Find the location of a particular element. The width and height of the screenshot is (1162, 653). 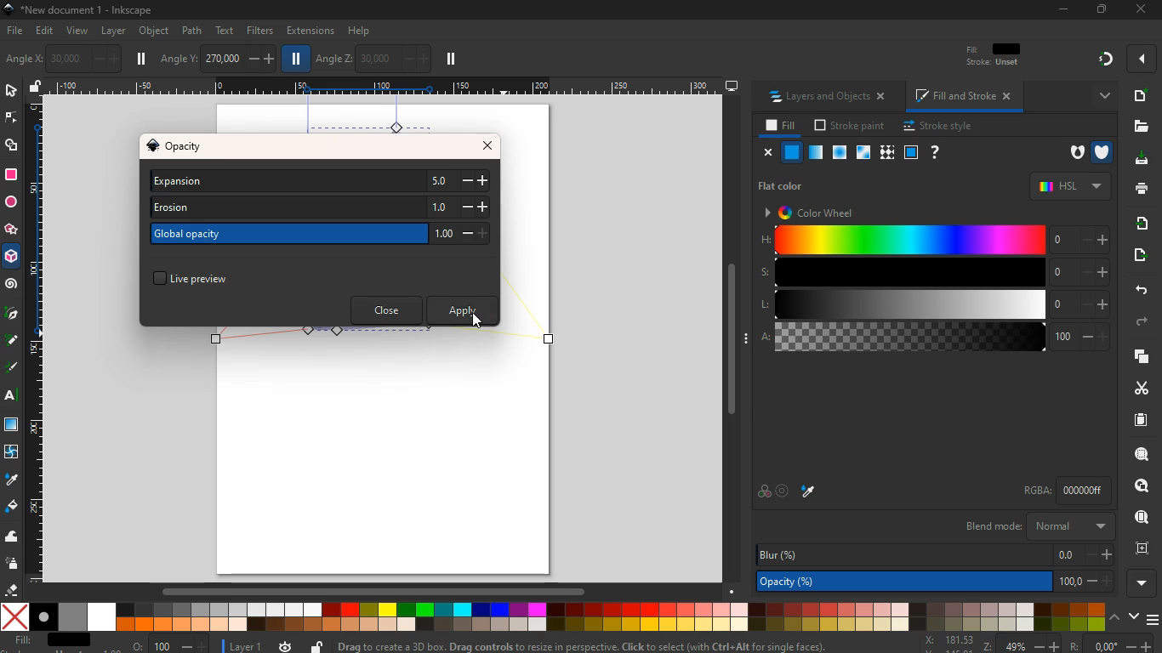

hsl is located at coordinates (1068, 186).